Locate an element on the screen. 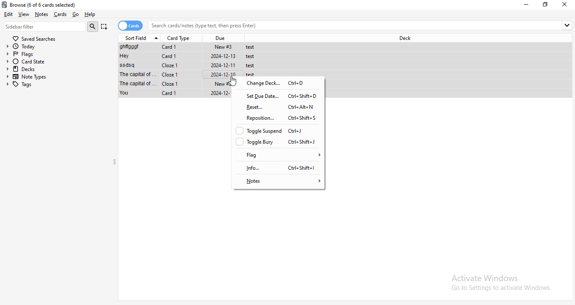  File is located at coordinates (192, 66).